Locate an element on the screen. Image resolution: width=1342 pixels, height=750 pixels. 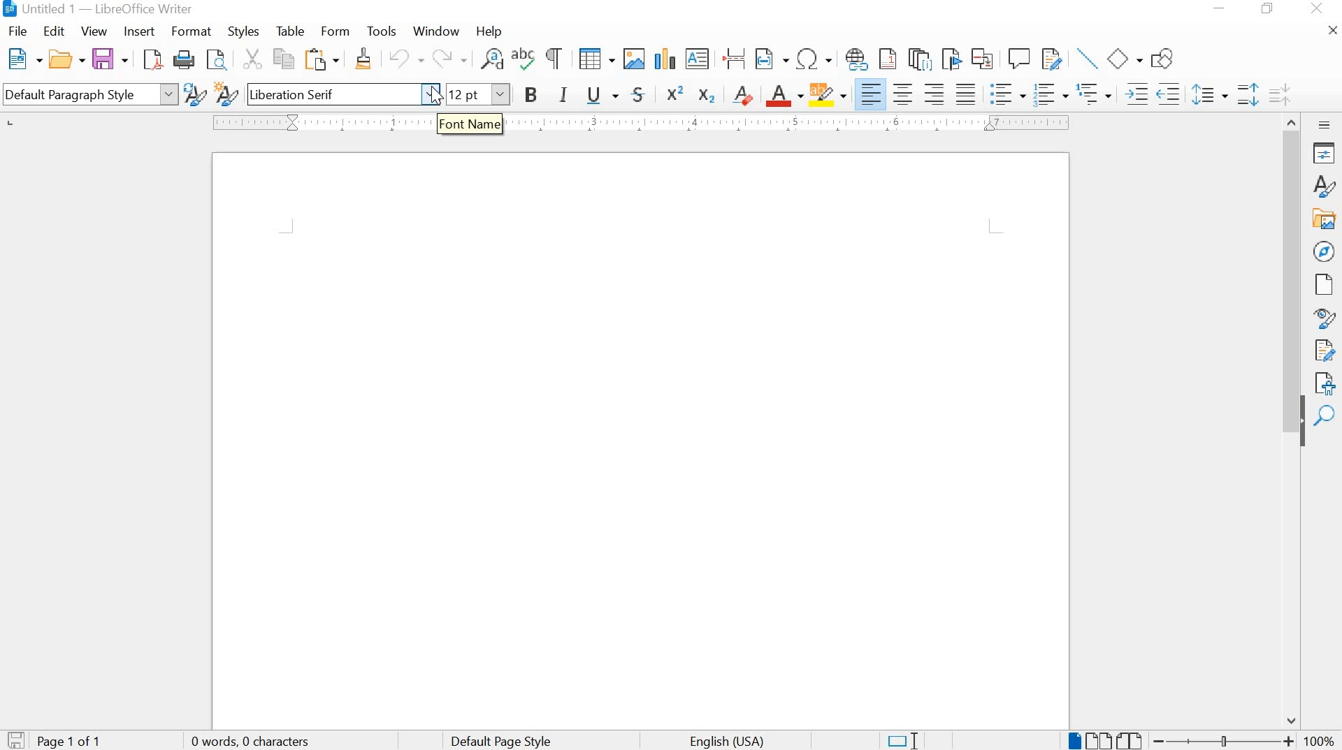
TOGGLE PRINT PREVIEW is located at coordinates (218, 59).